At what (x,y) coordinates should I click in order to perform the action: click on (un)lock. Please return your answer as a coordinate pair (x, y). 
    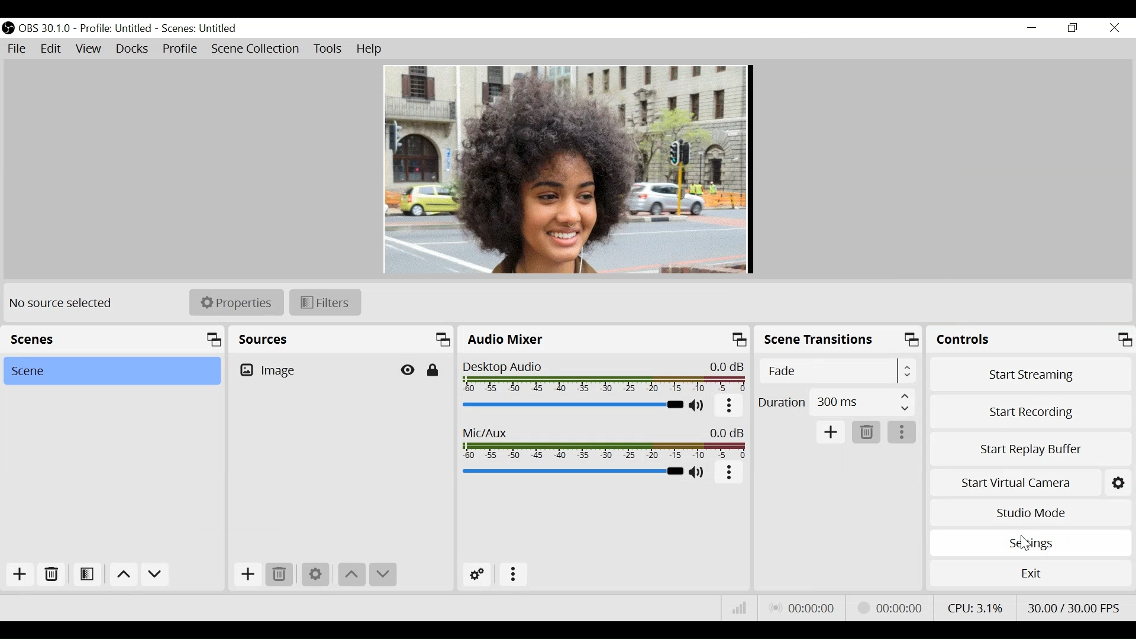
    Looking at the image, I should click on (434, 370).